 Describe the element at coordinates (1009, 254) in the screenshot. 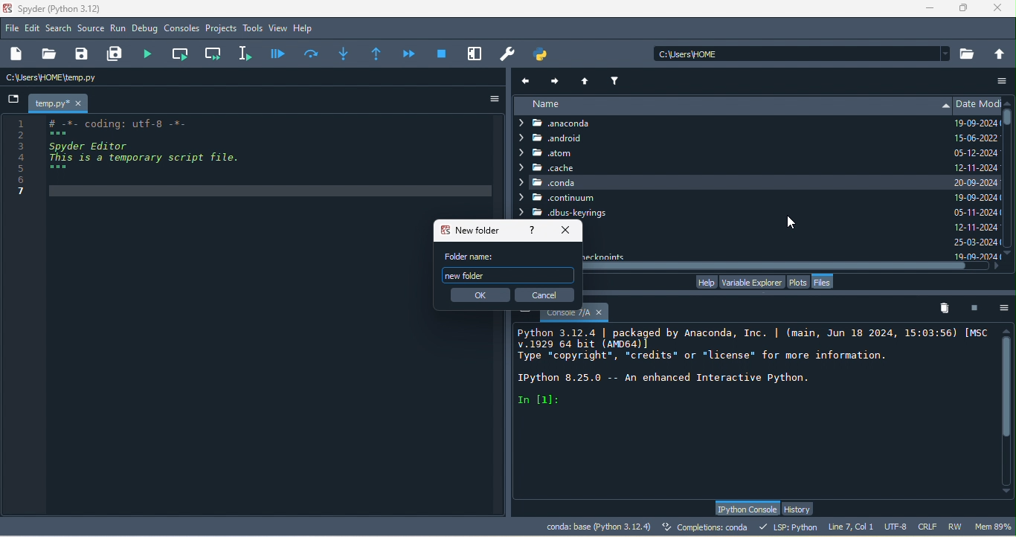

I see `scroll down` at that location.